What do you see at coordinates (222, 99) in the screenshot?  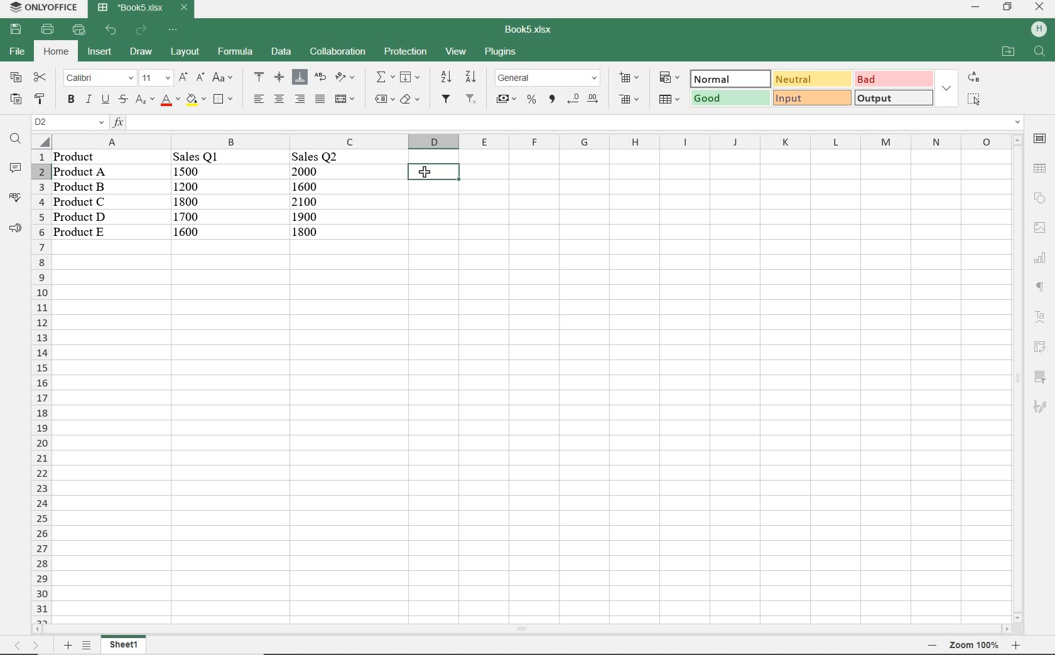 I see `borders` at bounding box center [222, 99].